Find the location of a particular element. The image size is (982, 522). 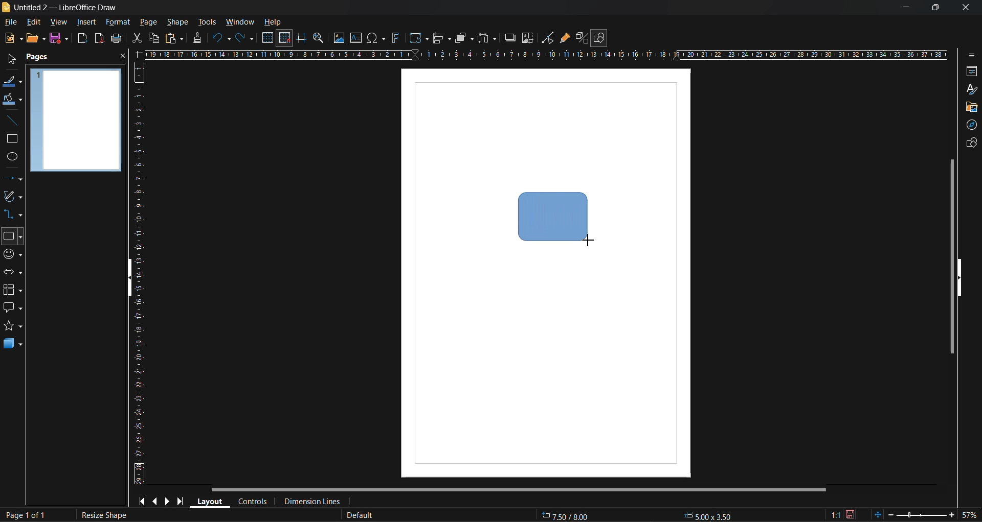

export as pdf is located at coordinates (99, 38).